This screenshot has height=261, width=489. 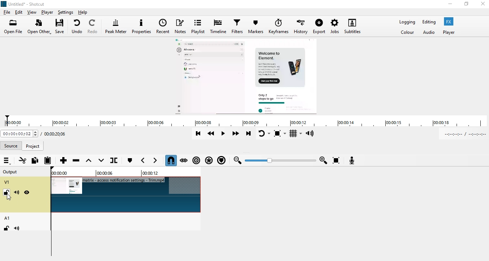 I want to click on player, so click(x=452, y=32).